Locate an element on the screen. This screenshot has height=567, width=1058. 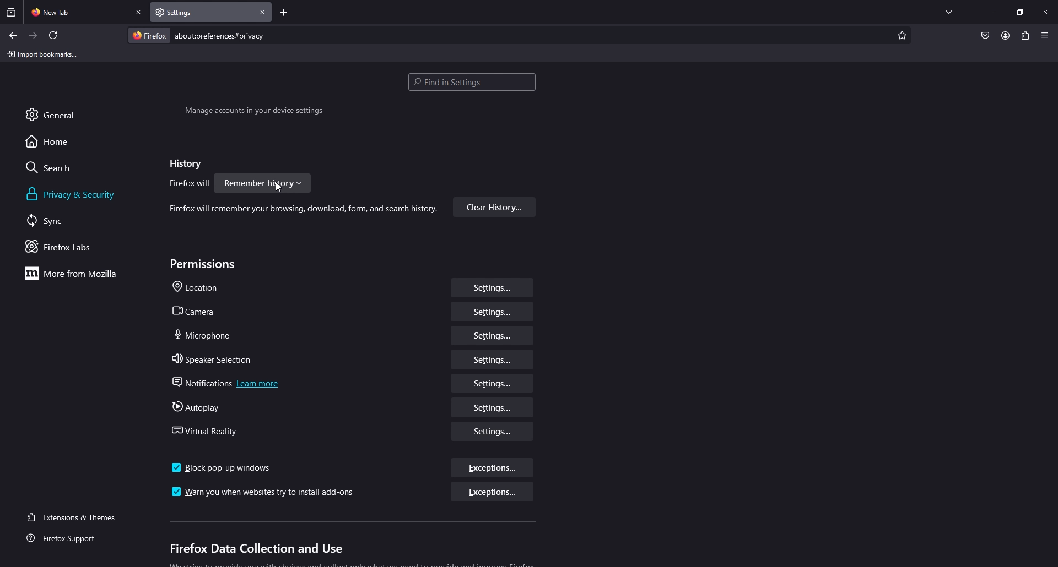
import bookmarks is located at coordinates (45, 53).